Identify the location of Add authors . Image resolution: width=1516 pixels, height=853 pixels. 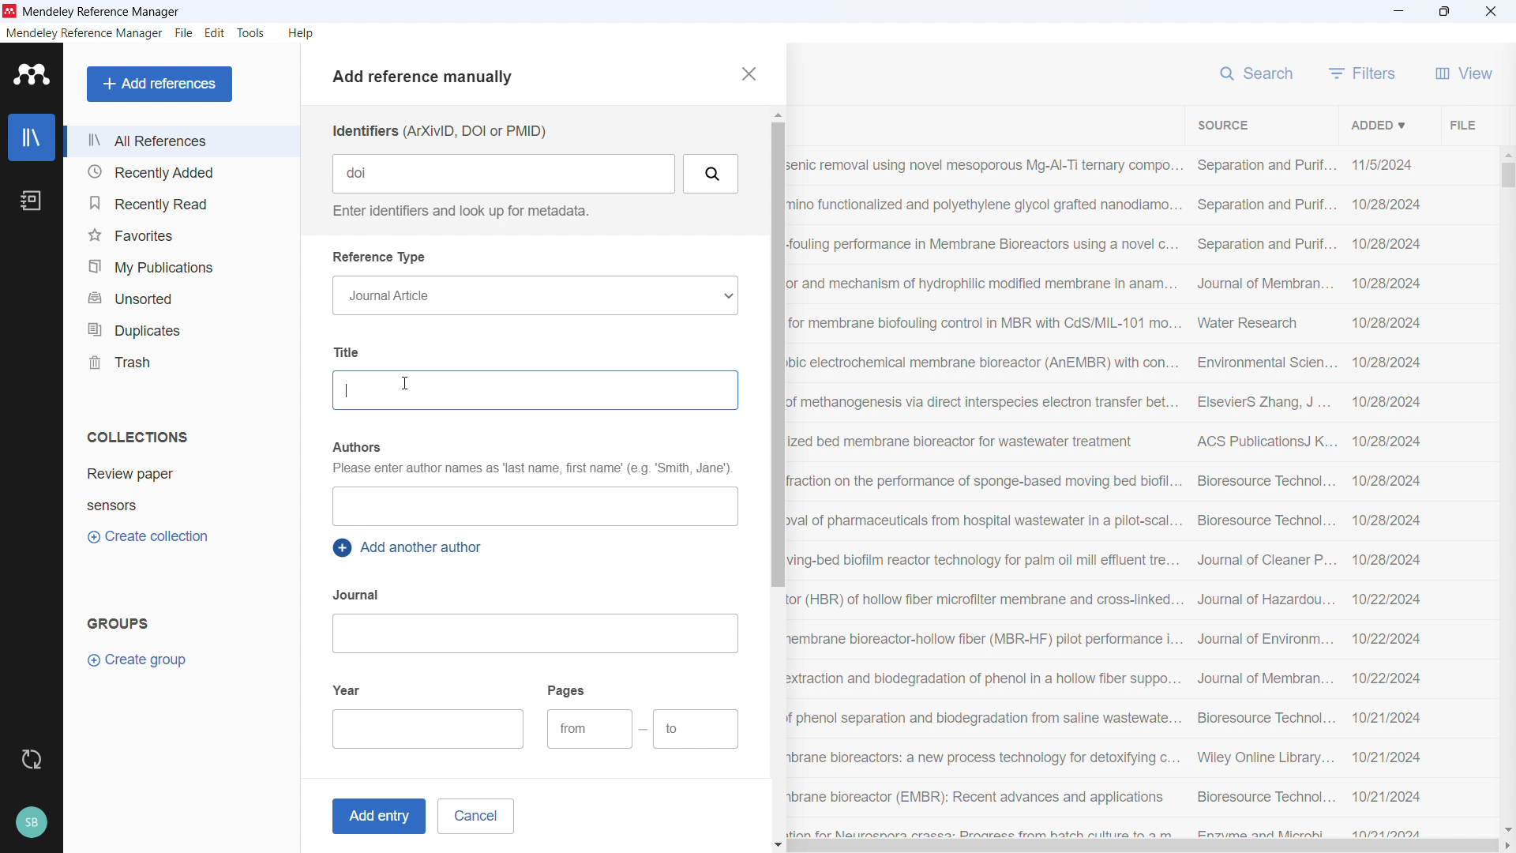
(534, 506).